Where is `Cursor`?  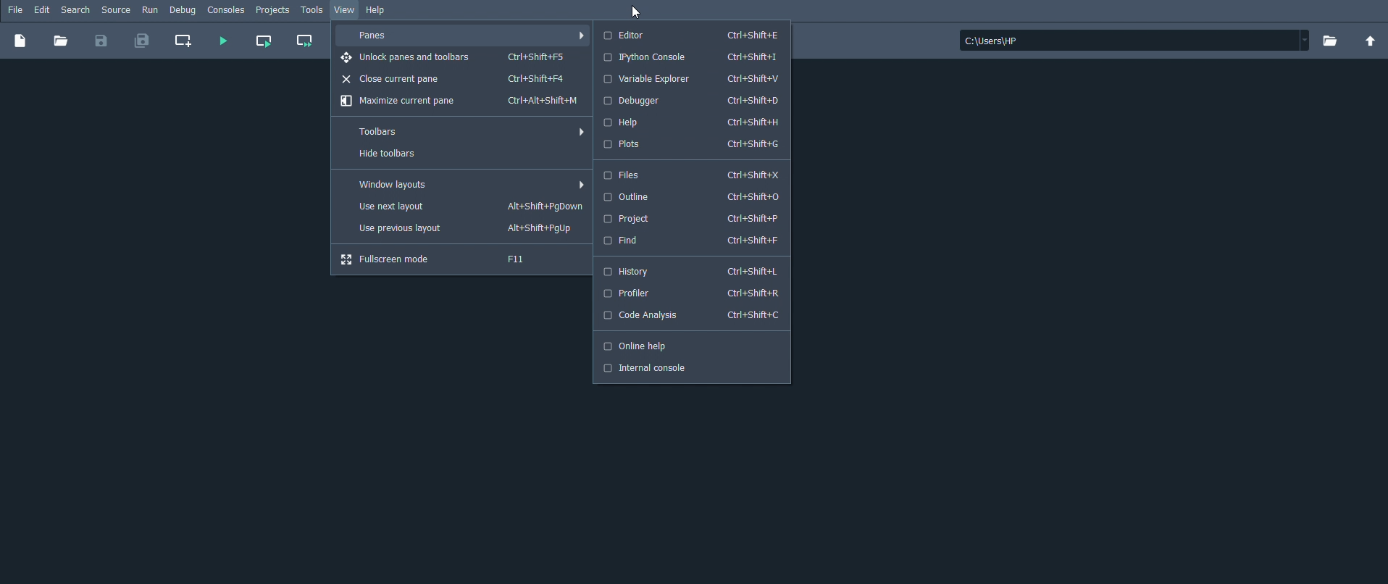
Cursor is located at coordinates (635, 280).